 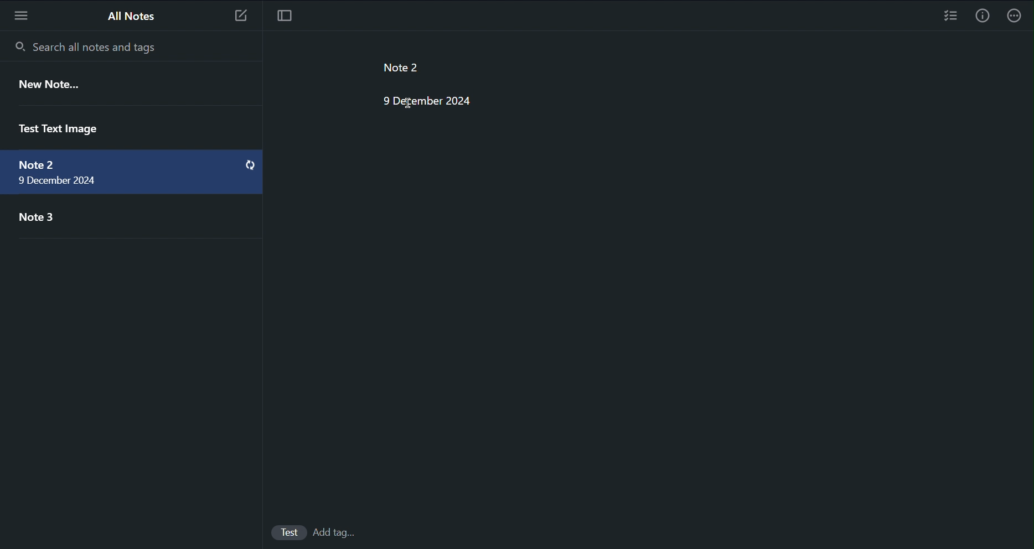 What do you see at coordinates (983, 15) in the screenshot?
I see `Info` at bounding box center [983, 15].